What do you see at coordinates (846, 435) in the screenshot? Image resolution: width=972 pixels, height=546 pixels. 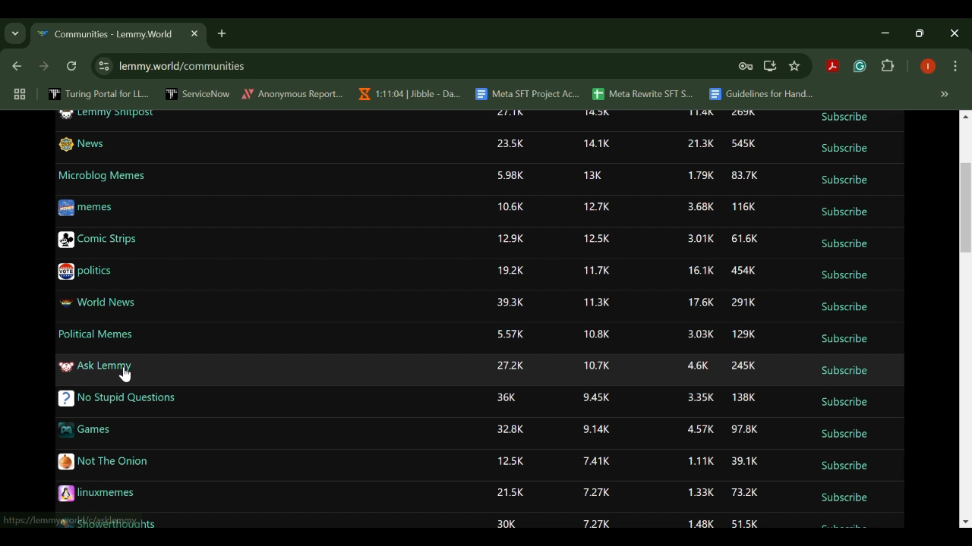 I see `Subscribe` at bounding box center [846, 435].